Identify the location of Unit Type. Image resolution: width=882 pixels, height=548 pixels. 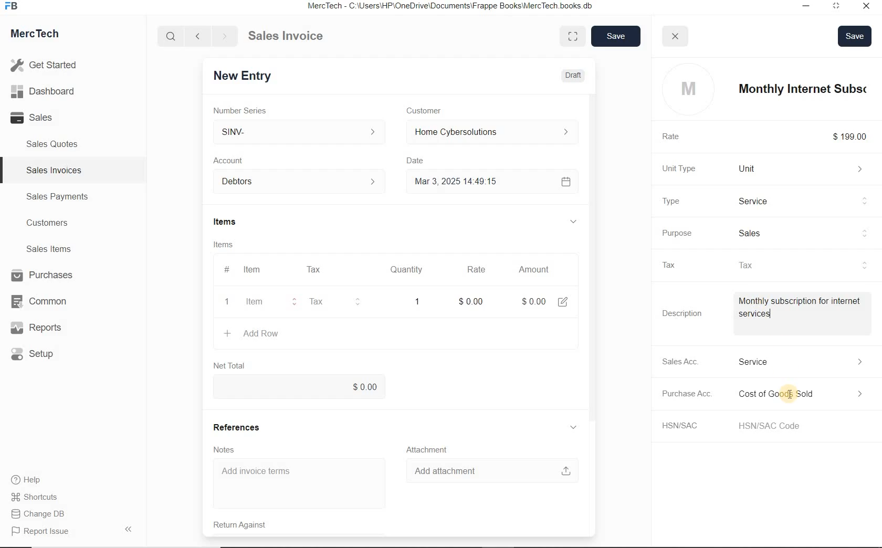
(676, 168).